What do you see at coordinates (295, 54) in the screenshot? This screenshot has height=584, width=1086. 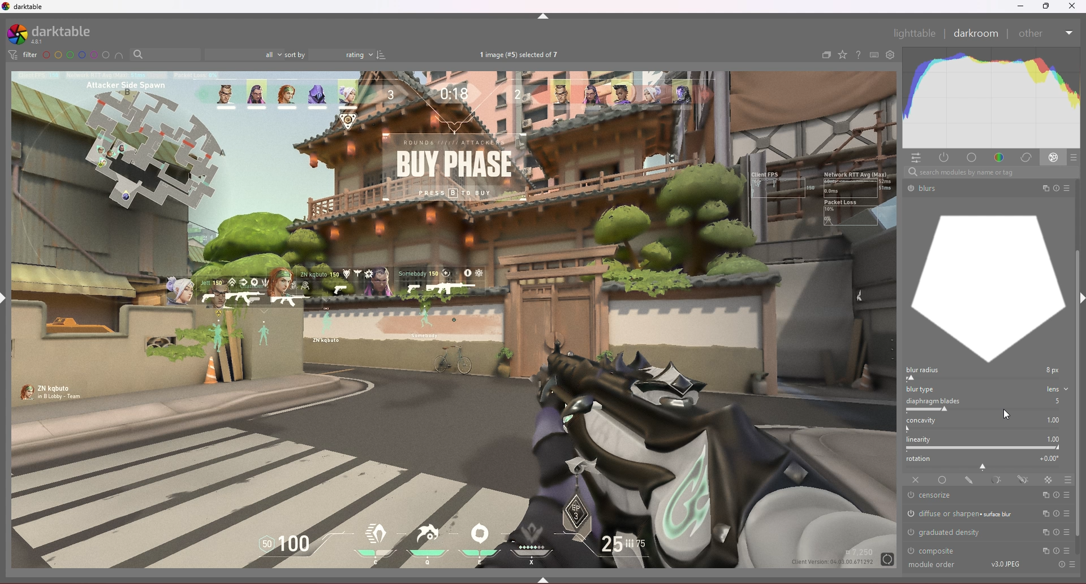 I see `sort by` at bounding box center [295, 54].